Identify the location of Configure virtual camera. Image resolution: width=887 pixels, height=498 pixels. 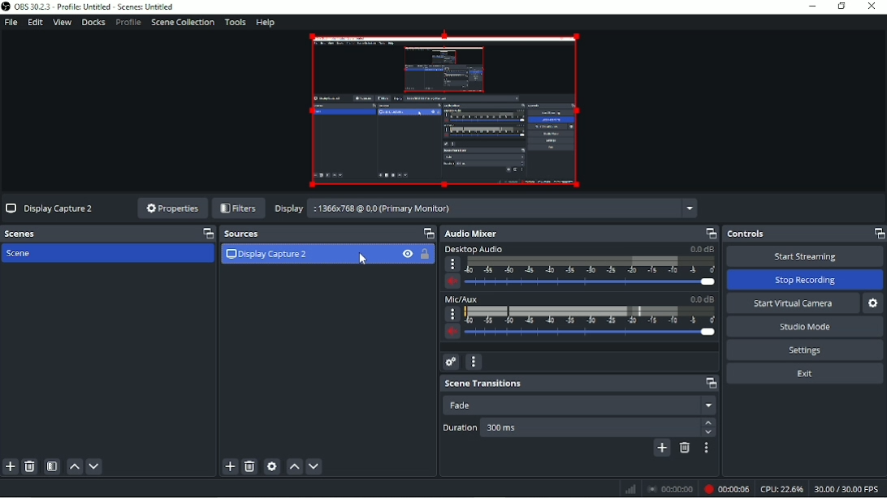
(875, 303).